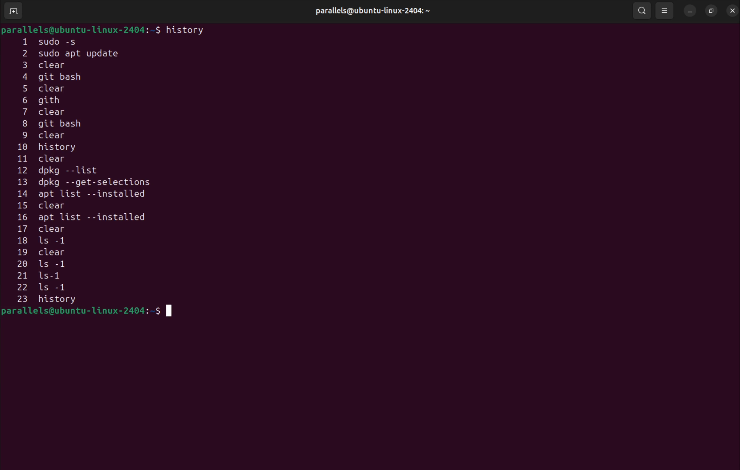 The image size is (740, 470). Describe the element at coordinates (44, 252) in the screenshot. I see `19 clear` at that location.